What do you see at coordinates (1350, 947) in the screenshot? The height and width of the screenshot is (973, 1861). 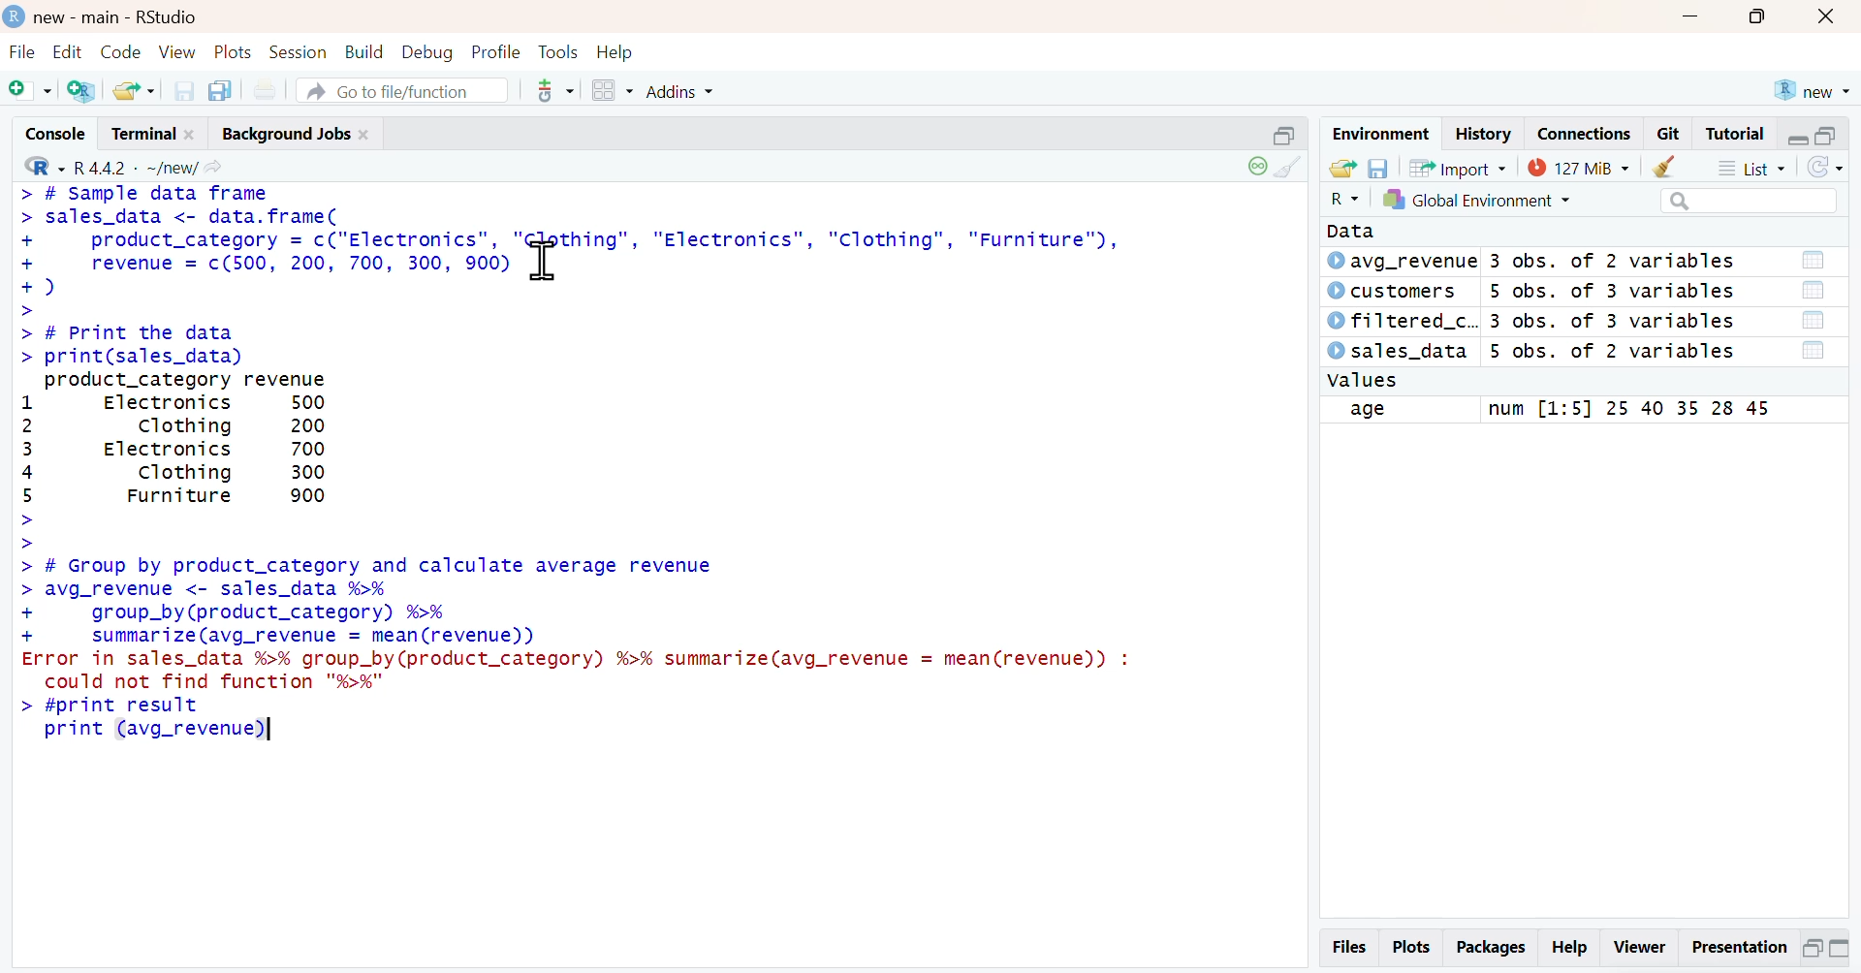 I see `Files` at bounding box center [1350, 947].